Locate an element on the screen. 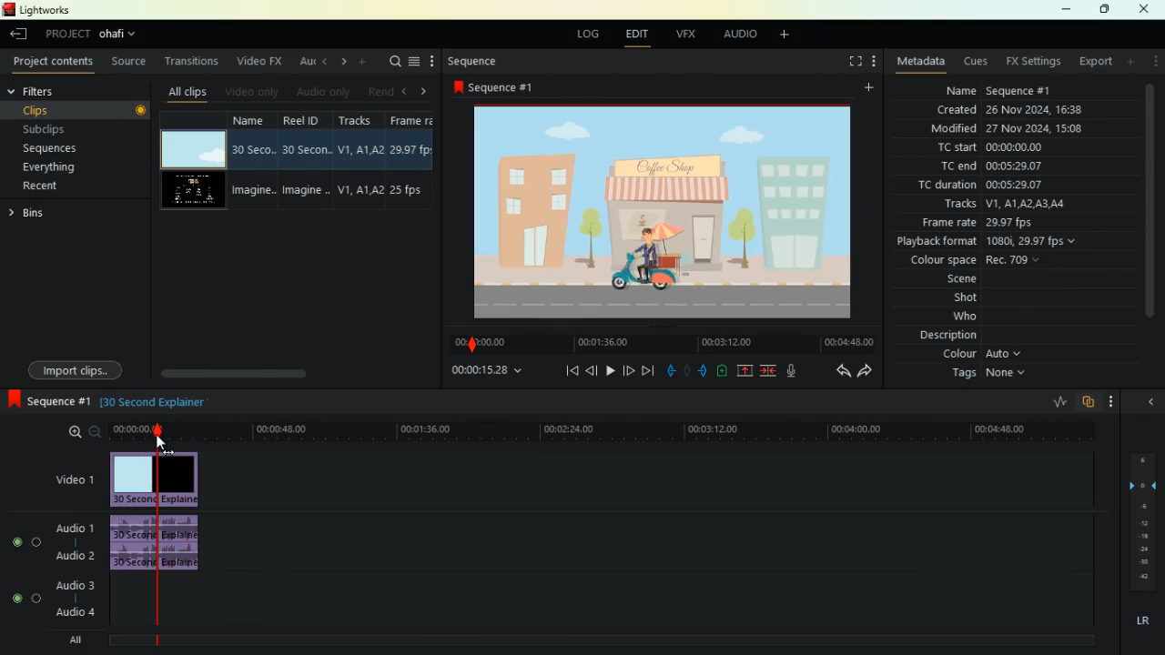 This screenshot has height=655, width=1165. scene is located at coordinates (950, 279).